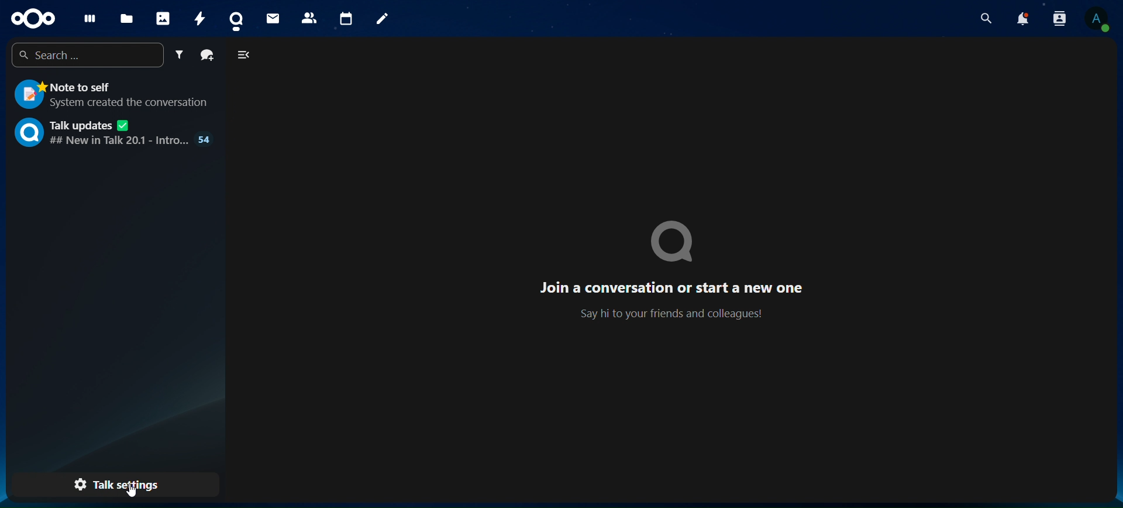 The height and width of the screenshot is (508, 1123). Describe the element at coordinates (113, 485) in the screenshot. I see `talk settings` at that location.